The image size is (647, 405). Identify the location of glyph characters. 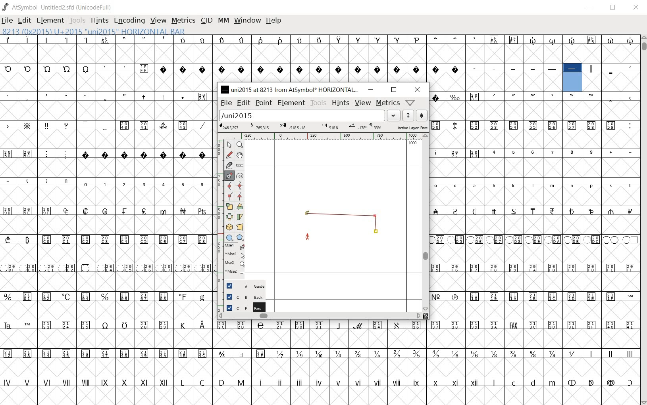
(433, 49).